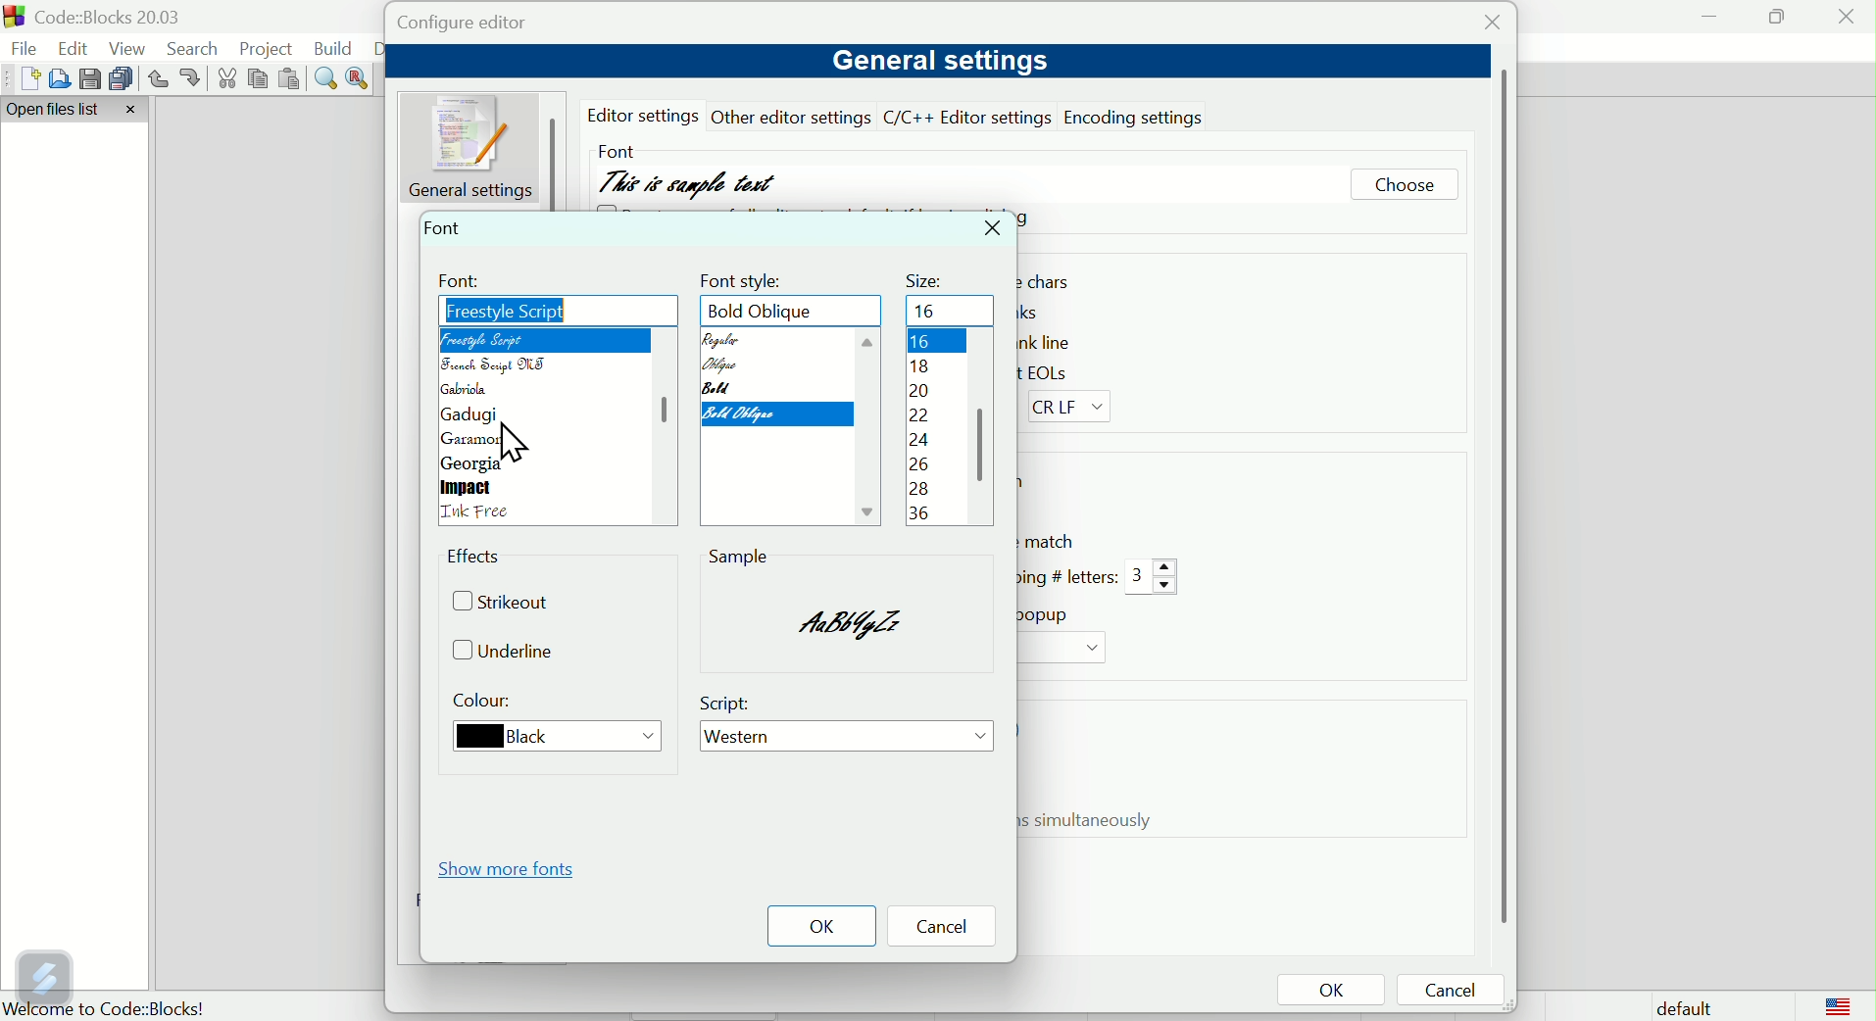  I want to click on Western, so click(850, 738).